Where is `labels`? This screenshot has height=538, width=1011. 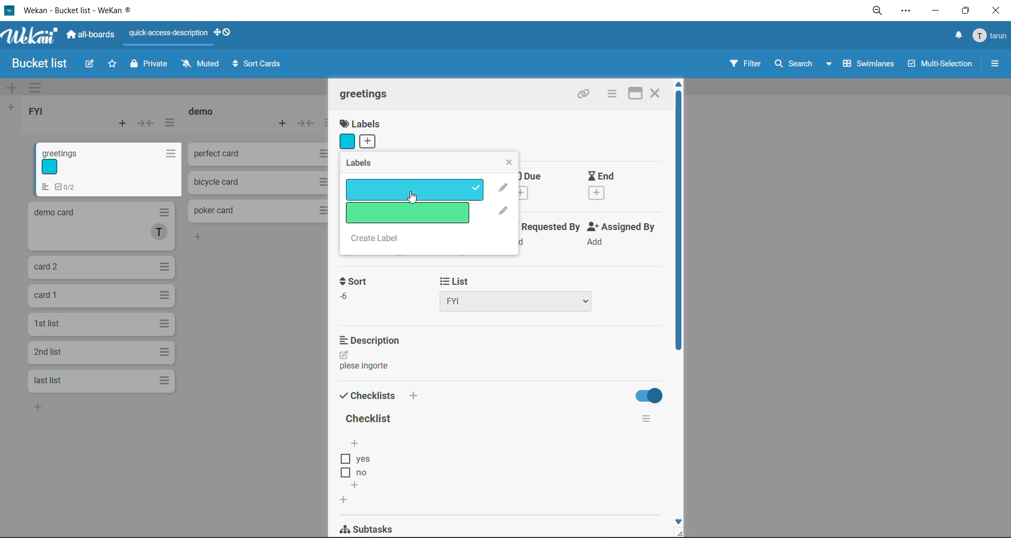
labels is located at coordinates (370, 165).